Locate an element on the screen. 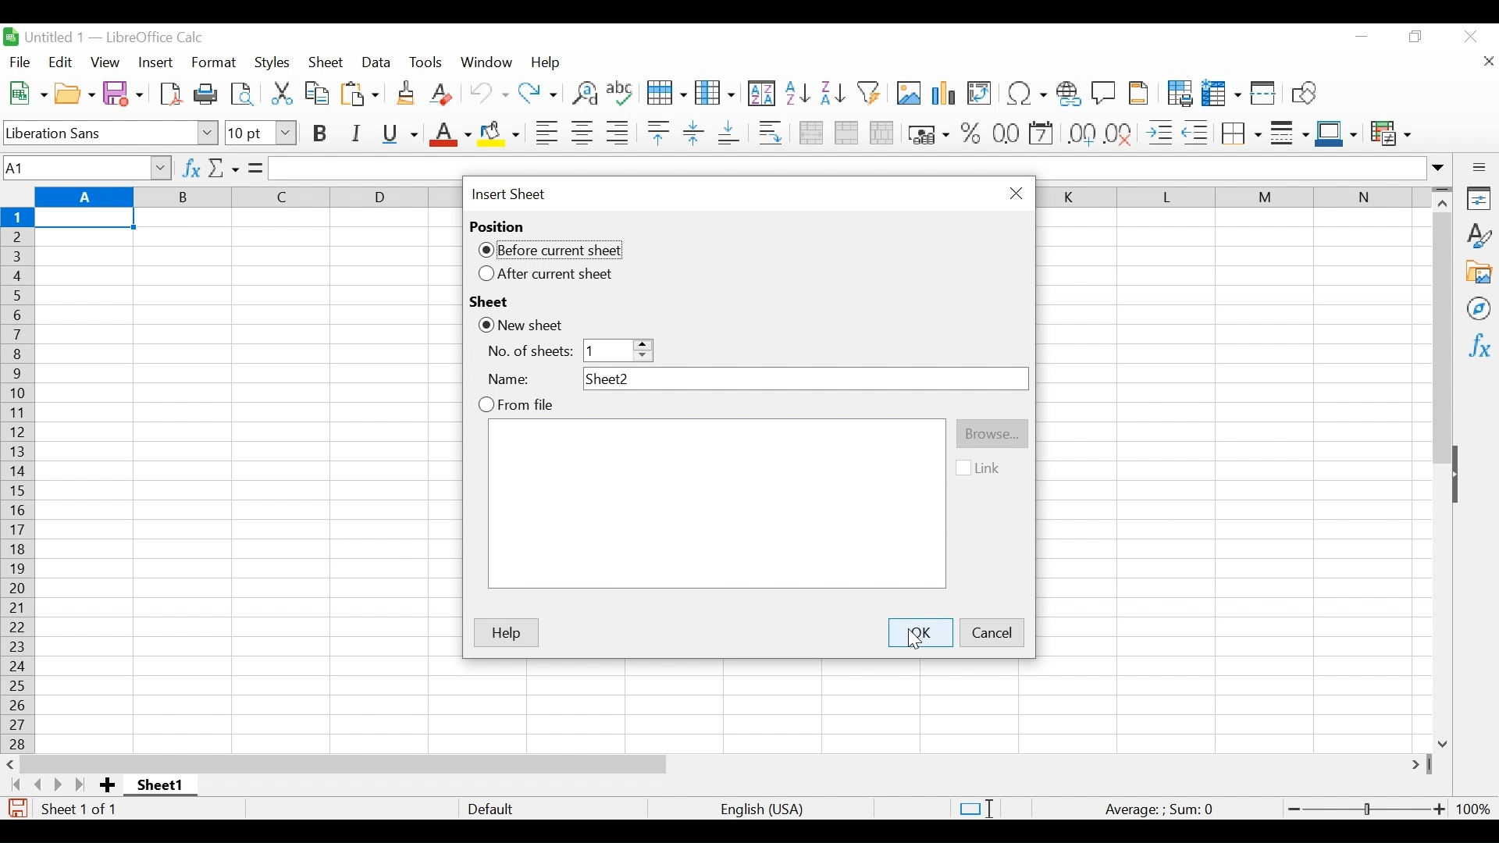 The height and width of the screenshot is (843, 1499). (un)select link is located at coordinates (981, 469).